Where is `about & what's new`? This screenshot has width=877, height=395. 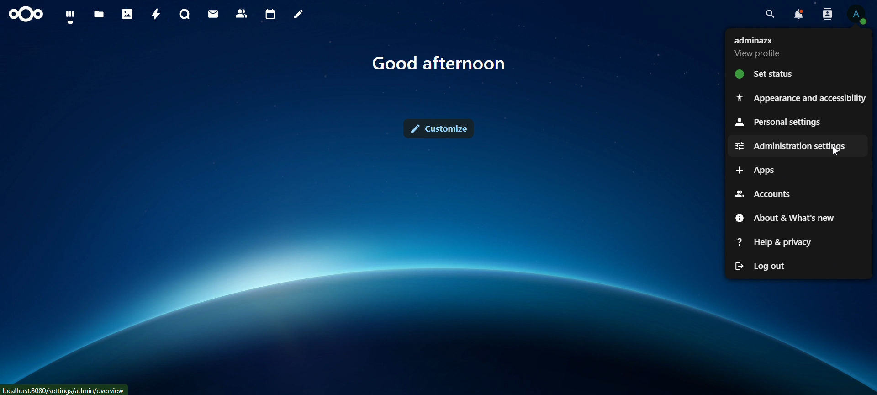 about & what's new is located at coordinates (783, 218).